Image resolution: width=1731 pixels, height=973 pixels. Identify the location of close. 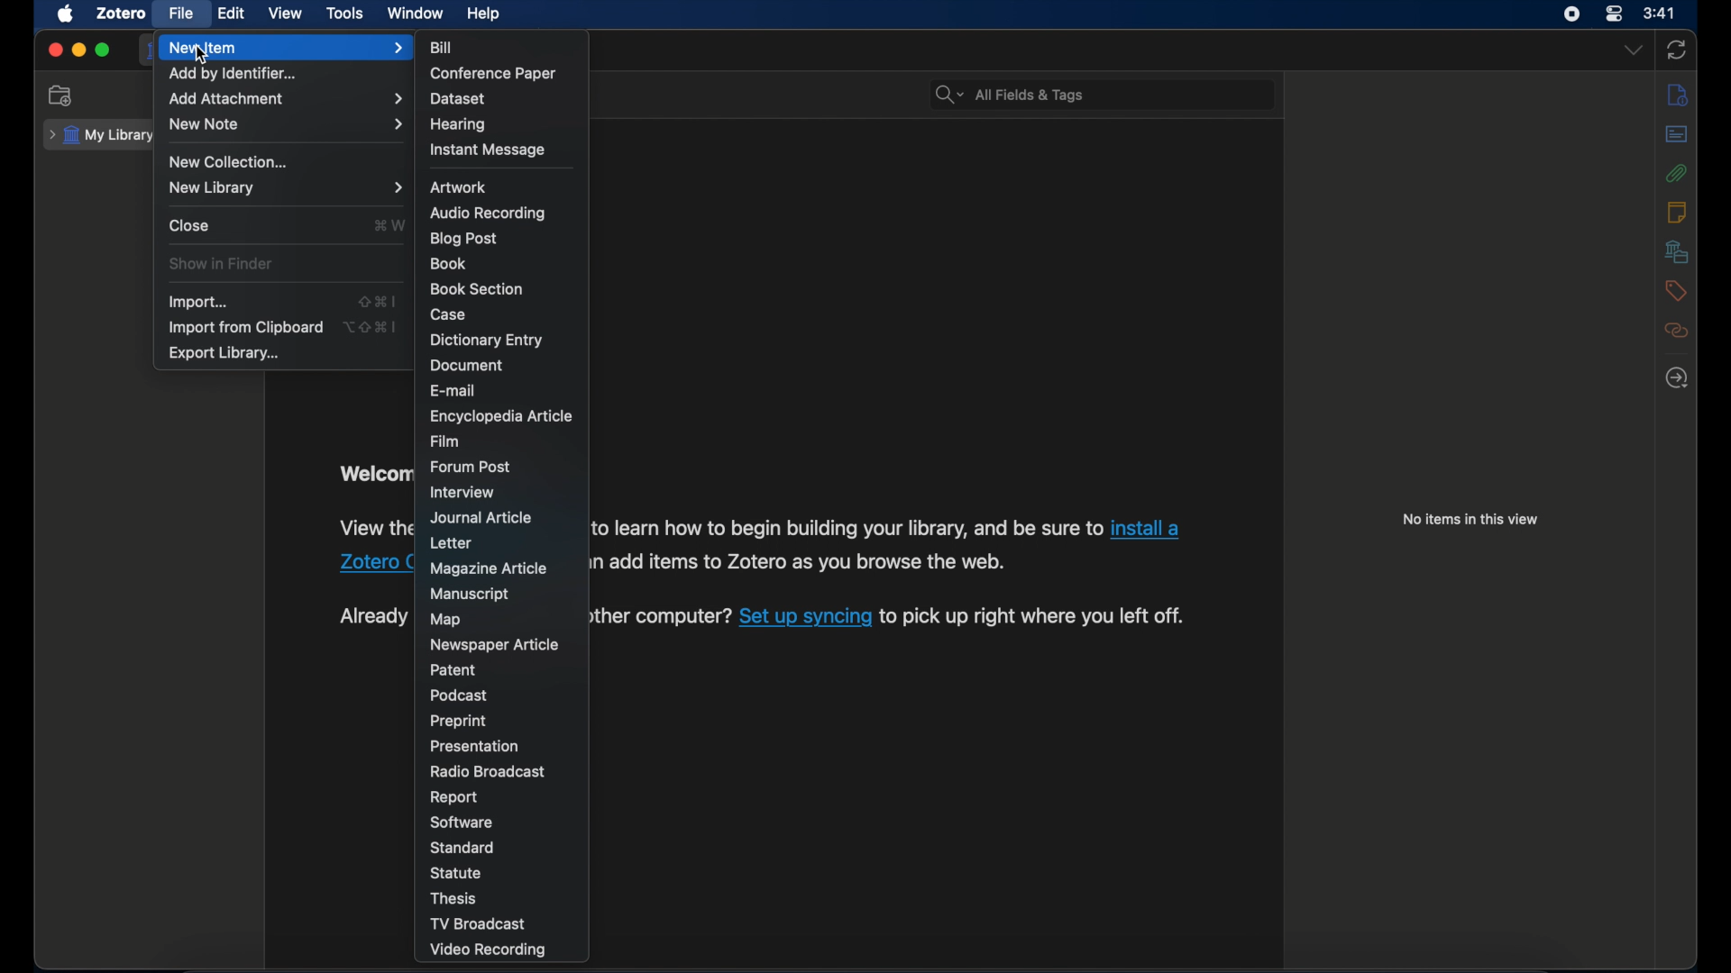
(191, 225).